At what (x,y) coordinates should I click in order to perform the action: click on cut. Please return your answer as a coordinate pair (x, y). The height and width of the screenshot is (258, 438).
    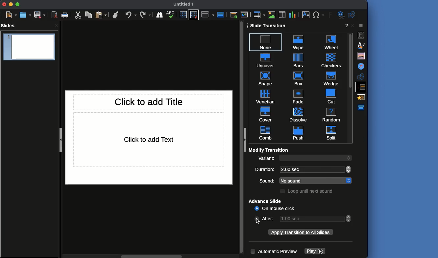
    Looking at the image, I should click on (328, 96).